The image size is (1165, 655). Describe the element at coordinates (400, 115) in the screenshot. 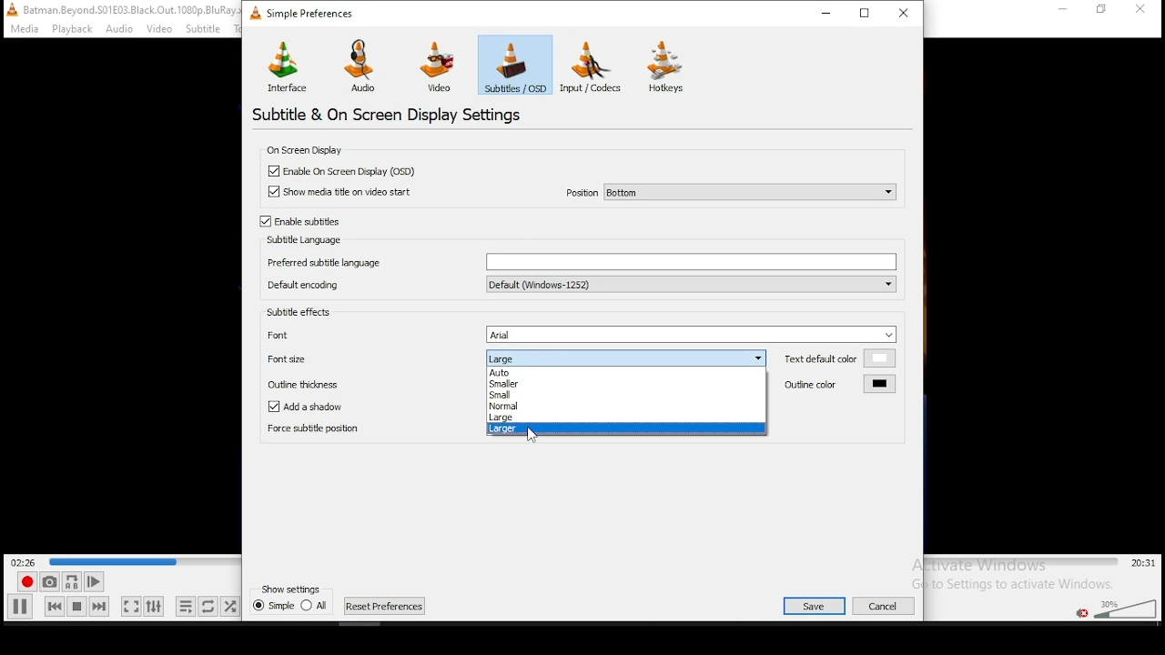

I see `subtitle and on screen display` at that location.